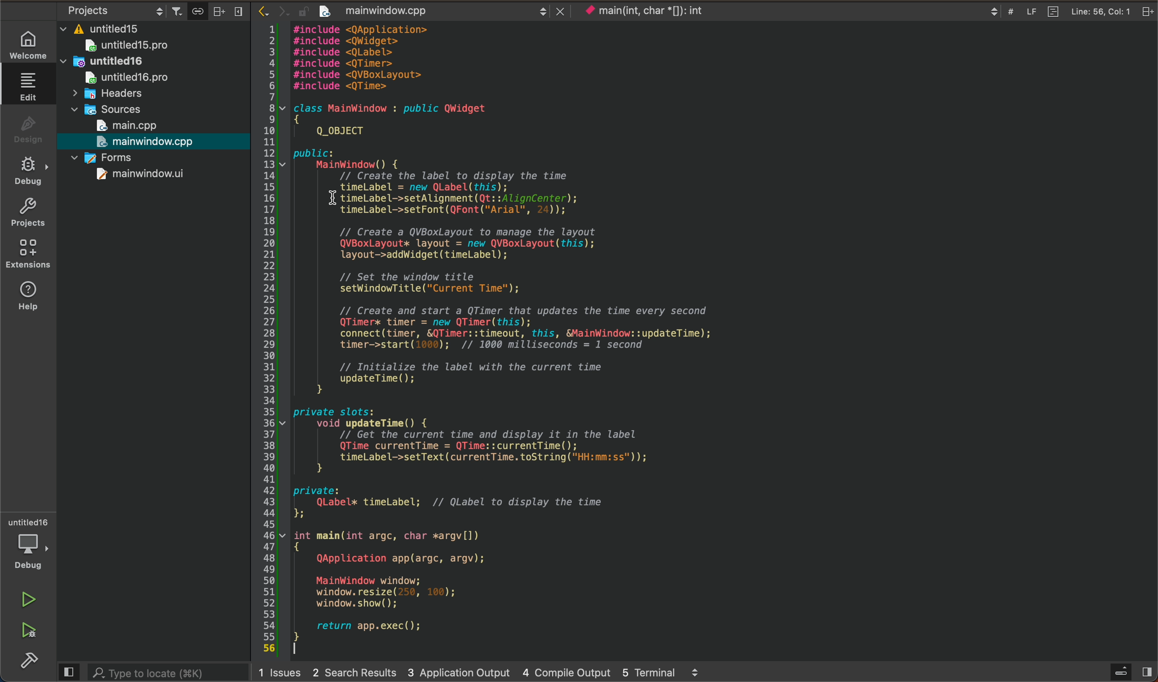 The height and width of the screenshot is (682, 1158). Describe the element at coordinates (499, 246) in the screenshot. I see `a

8 v class MainWindow : public QWidget

9 {

10 Q_OBJECT

11

12 public:

13 v MainWindow() {

14 // Create the label to display the time

15 timeLabel = new QLabel(this);

16 X timeLabel->setAlignment(Qt::AlignCenter);

17 timeLabel->setFont (QFont("Arial", 24));

18

19 // Create a QVBoxLayout to manage the layout

20 QVBoxLayout* layout = new QVBoxLayout (this);

21 layout->addwidget(timeLabel) ;

22

23 // Set the window title

24 setWindowTitle("Current Time");

25

26 // Create and start a QTimer that updates the time every second
27 QTimerx timer = new QTimer(this);

28 connect (timer, &QTimer::timeout, this, &MainWindow::updateTime);
29 timer->start(1000); // 1000 milliseconds = 1 second
30

31 // Initialize the label with the current time

32 updateTime();

33 }` at that location.